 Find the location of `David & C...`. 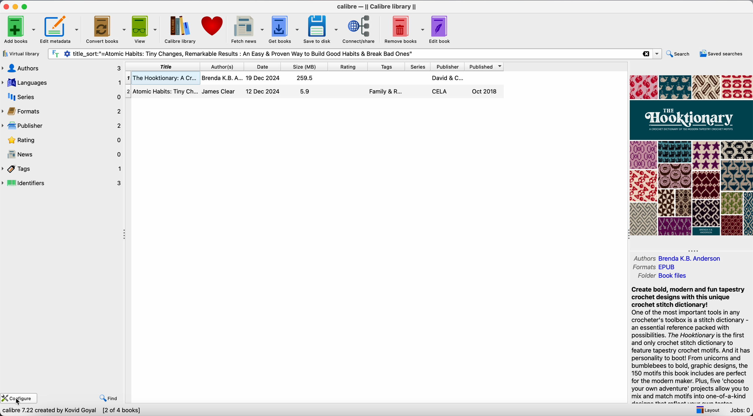

David & C... is located at coordinates (449, 78).